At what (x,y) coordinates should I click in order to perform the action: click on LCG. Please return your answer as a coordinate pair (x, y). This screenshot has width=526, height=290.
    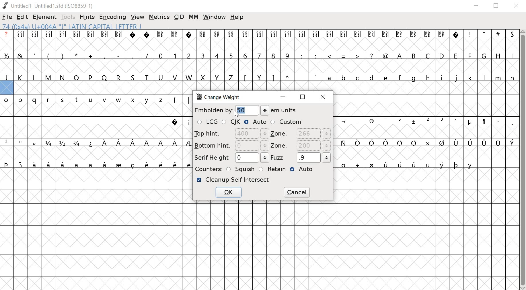
    Looking at the image, I should click on (207, 122).